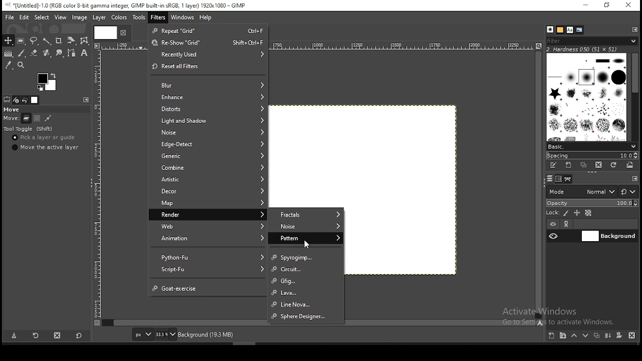 The width and height of the screenshot is (642, 361). I want to click on windows, so click(183, 18).